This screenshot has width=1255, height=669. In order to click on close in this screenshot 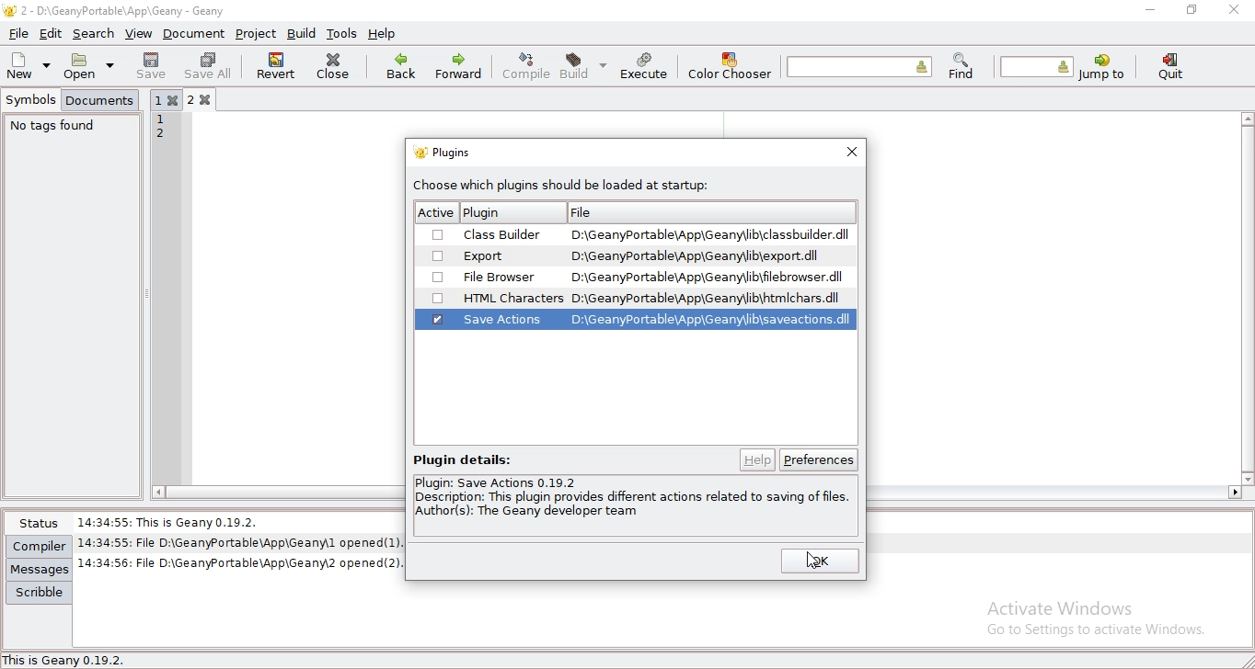, I will do `click(853, 151)`.